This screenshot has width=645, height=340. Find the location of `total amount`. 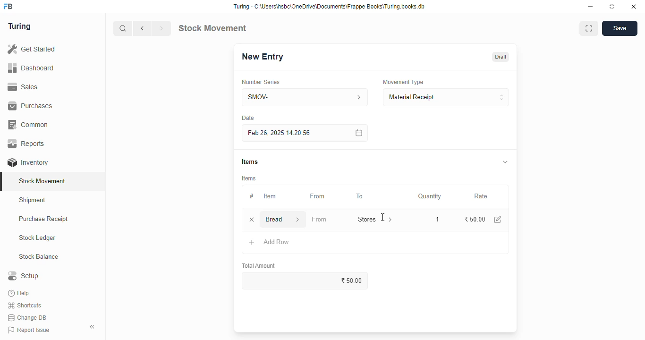

total amount is located at coordinates (259, 266).